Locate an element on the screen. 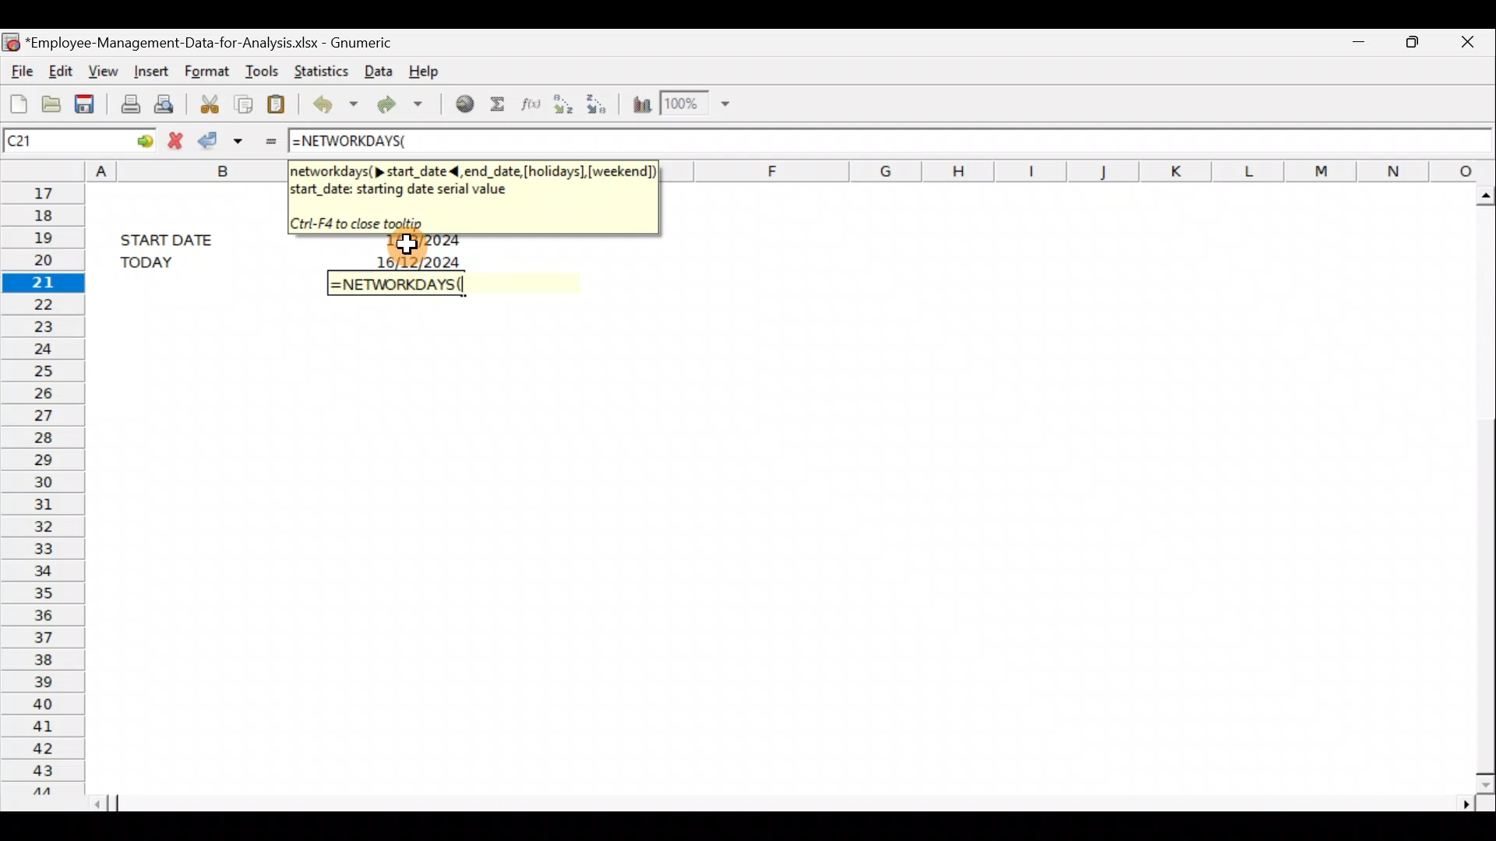 This screenshot has width=1496, height=841. Print preview is located at coordinates (170, 103).